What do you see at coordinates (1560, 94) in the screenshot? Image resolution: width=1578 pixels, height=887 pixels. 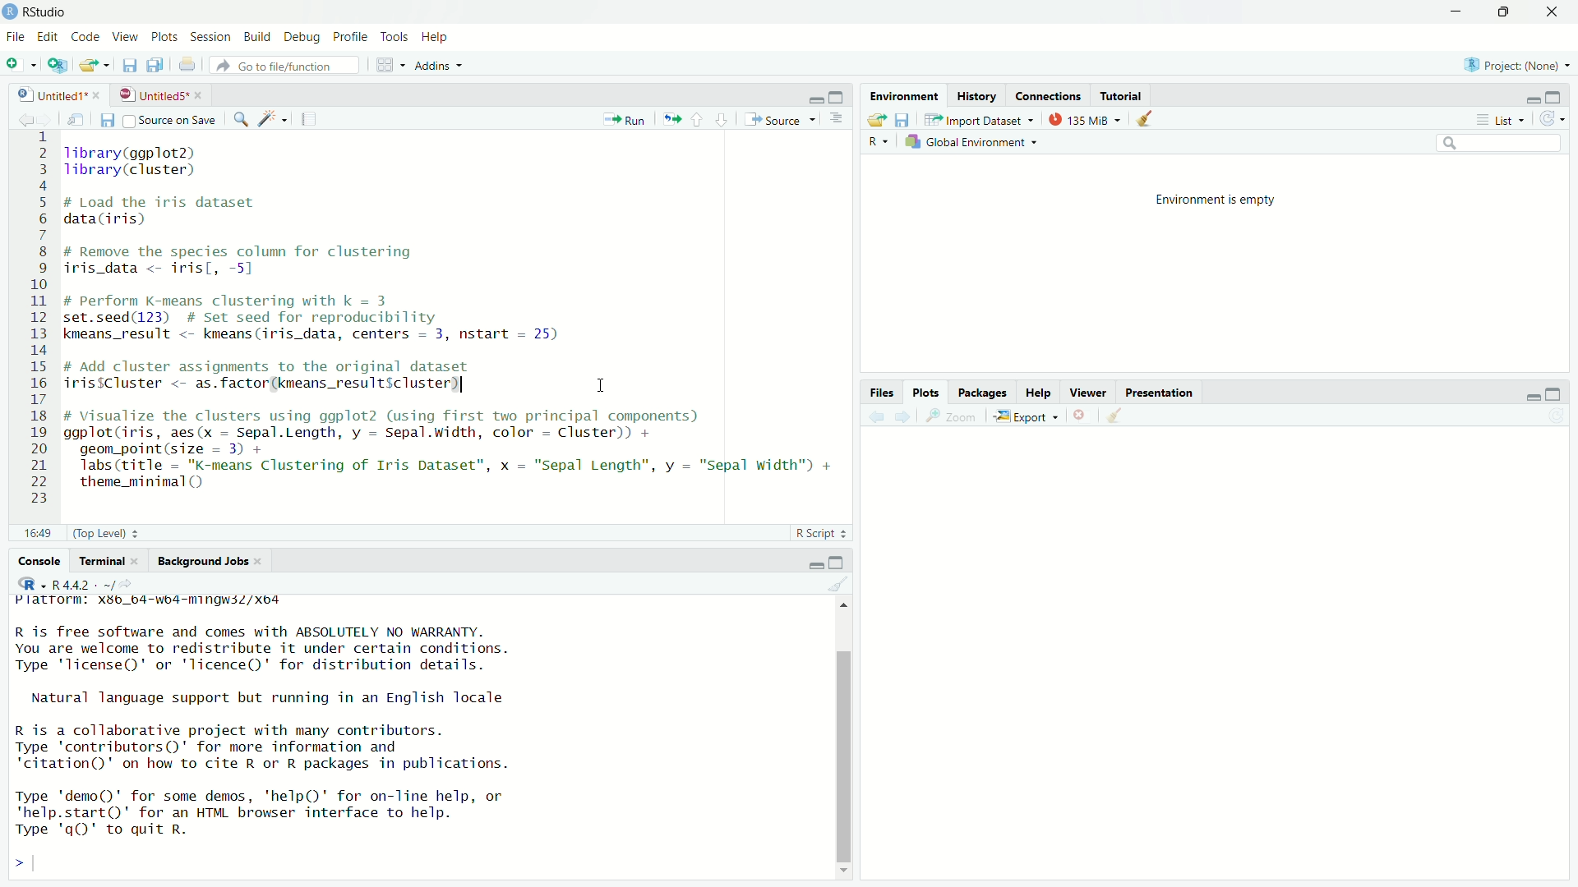 I see `maximize` at bounding box center [1560, 94].